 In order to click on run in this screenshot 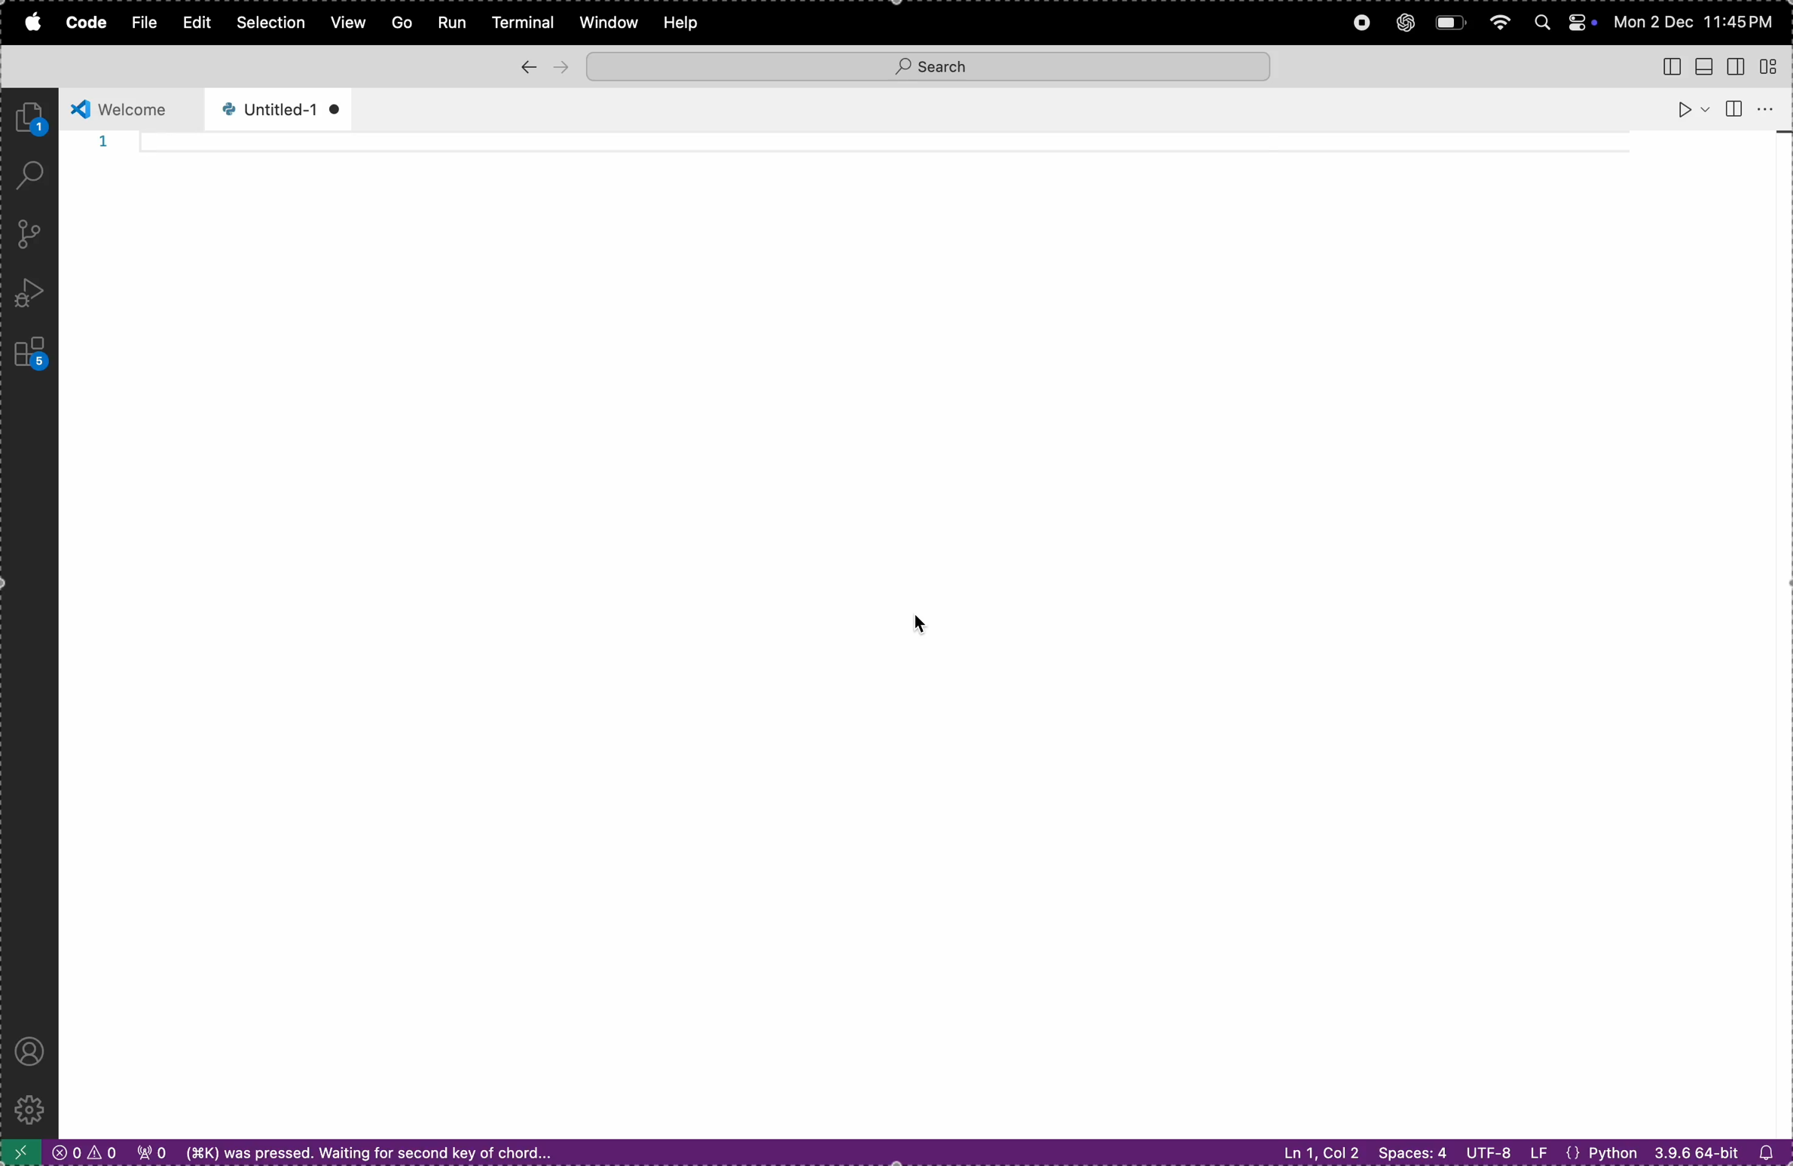, I will do `click(1689, 108)`.